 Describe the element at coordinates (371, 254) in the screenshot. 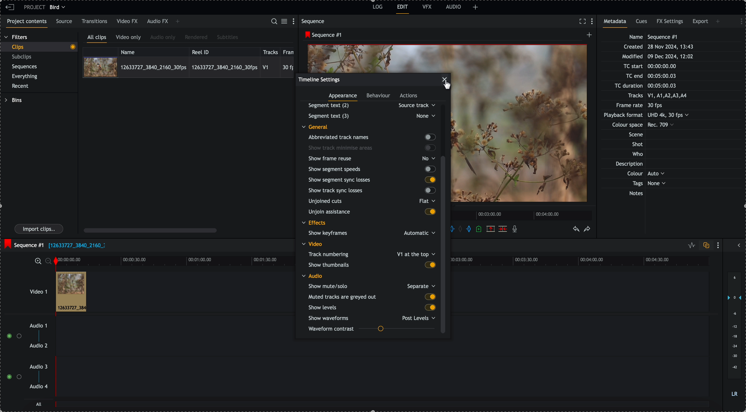

I see `track numbering` at that location.